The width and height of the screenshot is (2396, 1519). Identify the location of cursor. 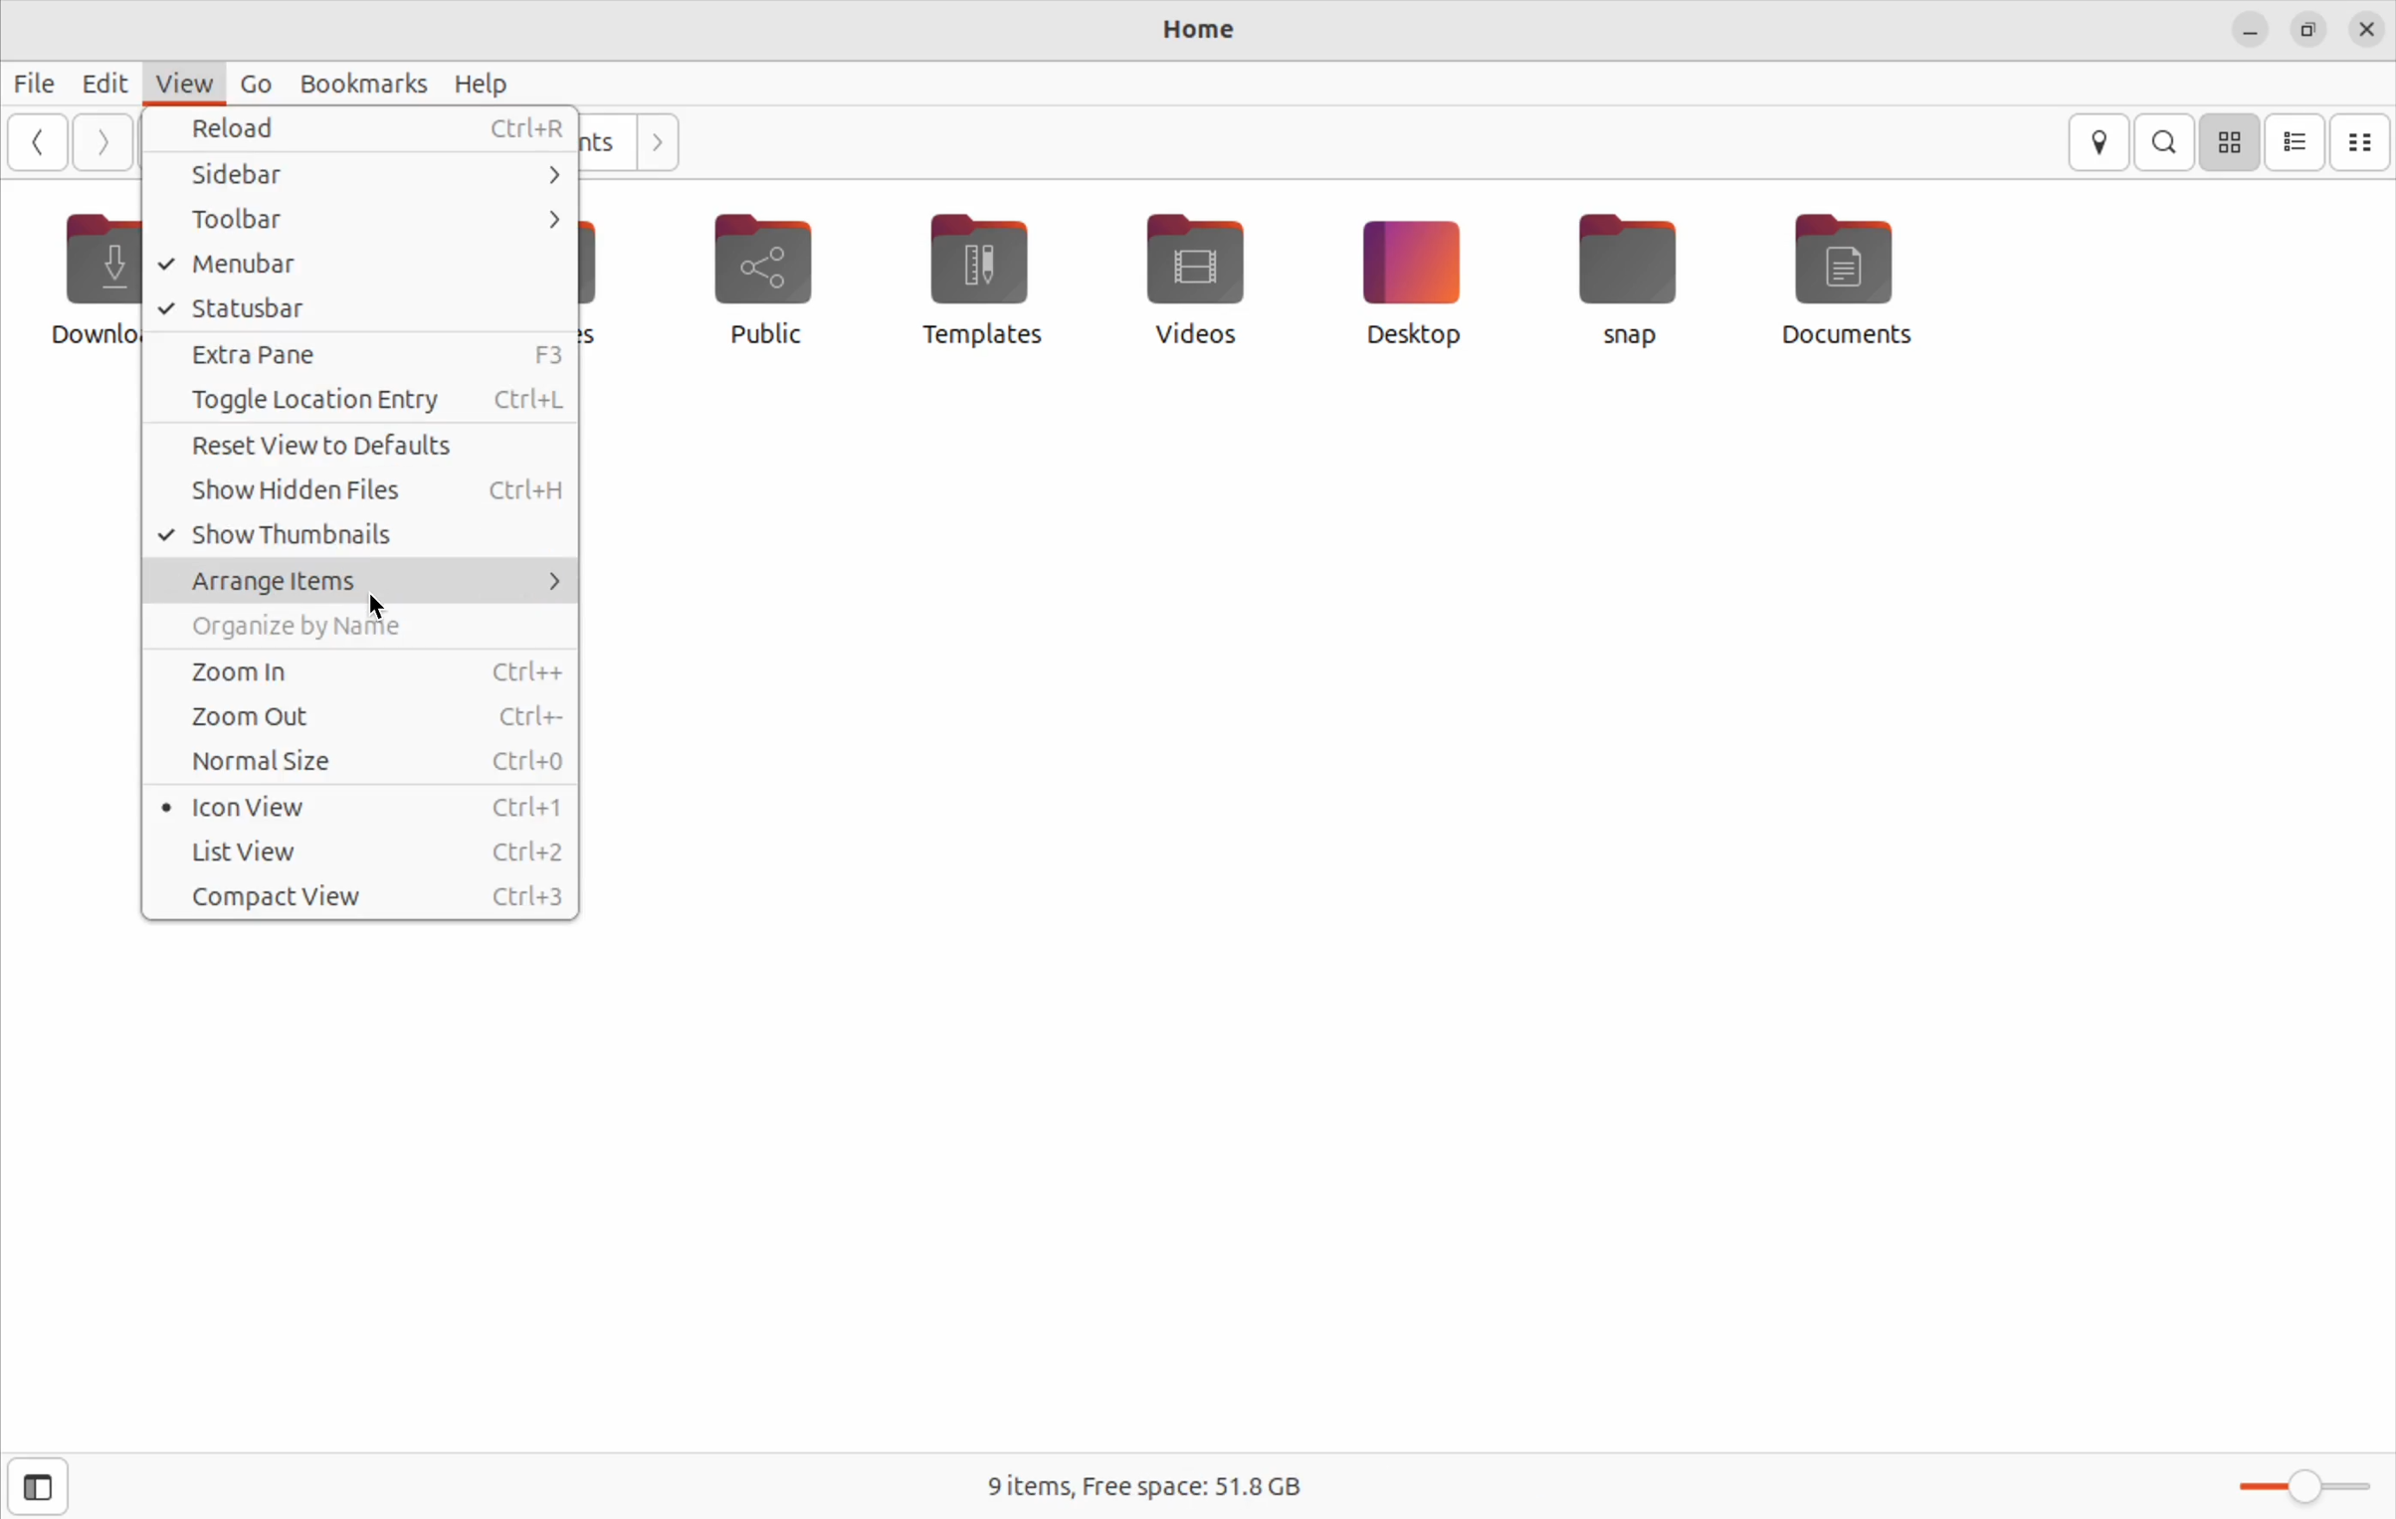
(383, 606).